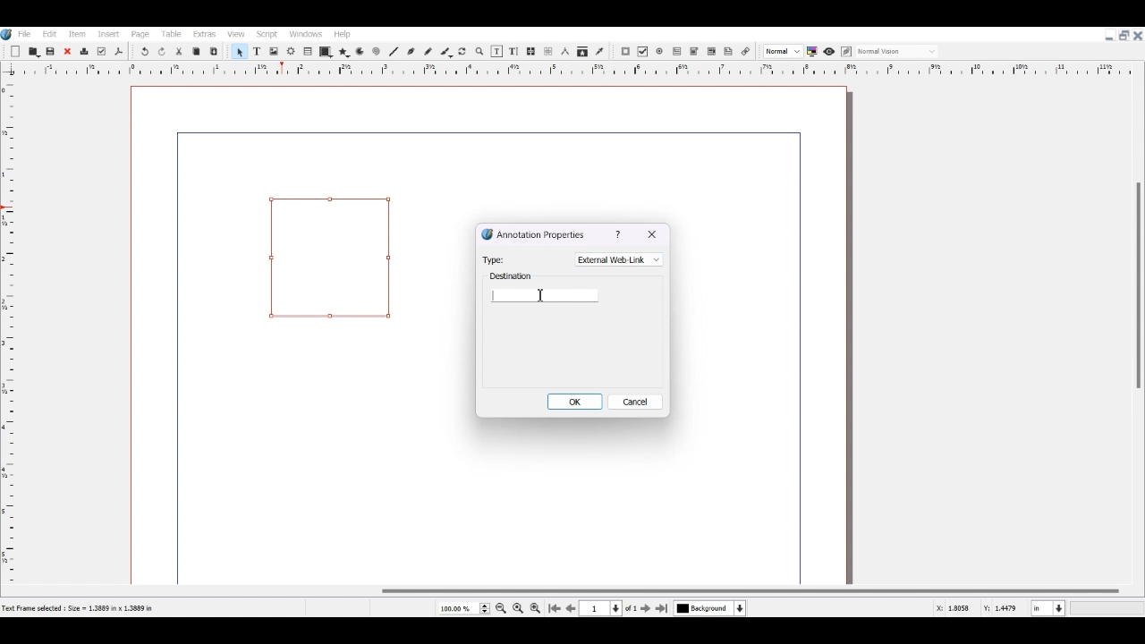 Image resolution: width=1145 pixels, height=644 pixels. I want to click on Line, so click(394, 51).